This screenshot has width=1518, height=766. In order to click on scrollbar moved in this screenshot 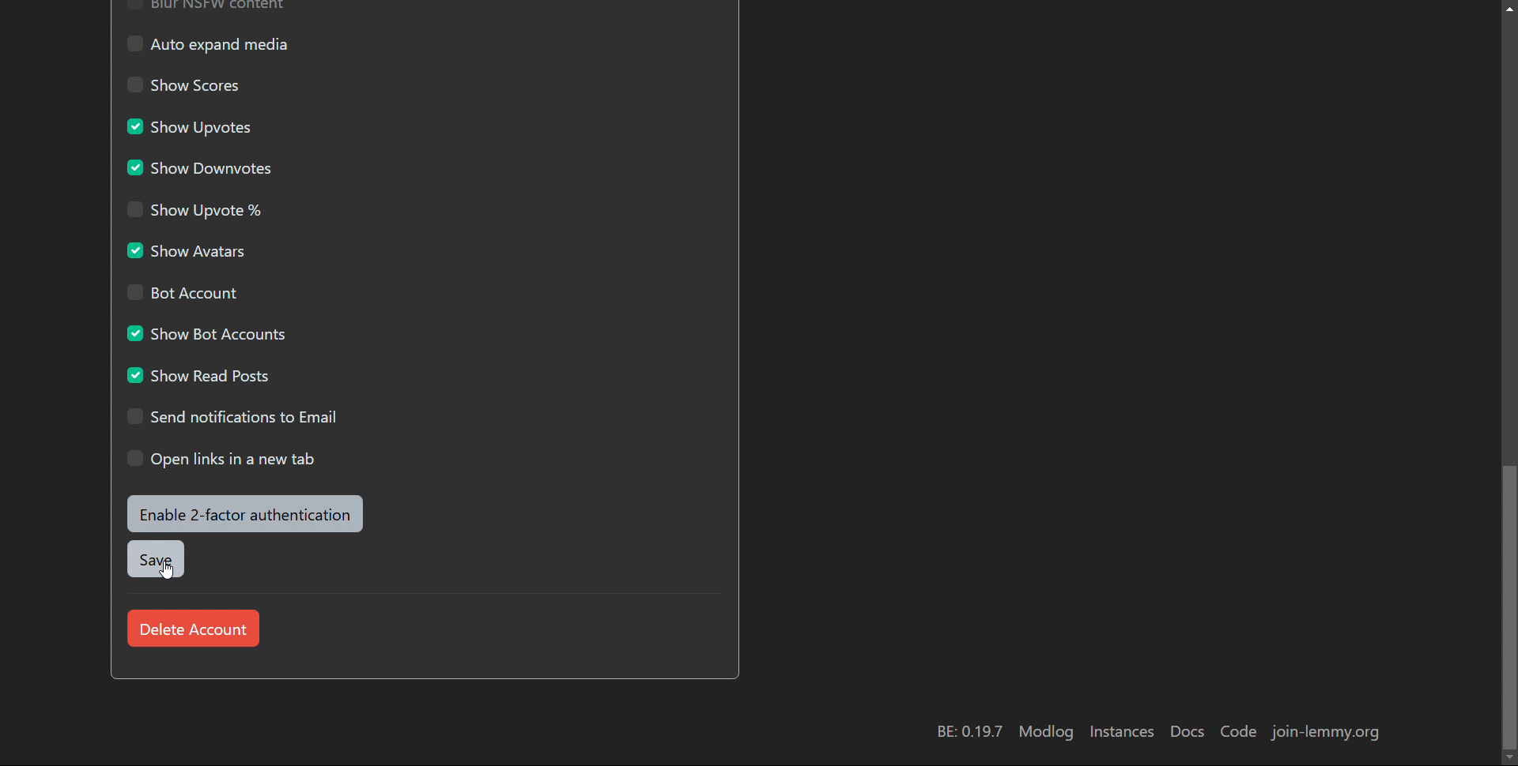, I will do `click(1512, 378)`.